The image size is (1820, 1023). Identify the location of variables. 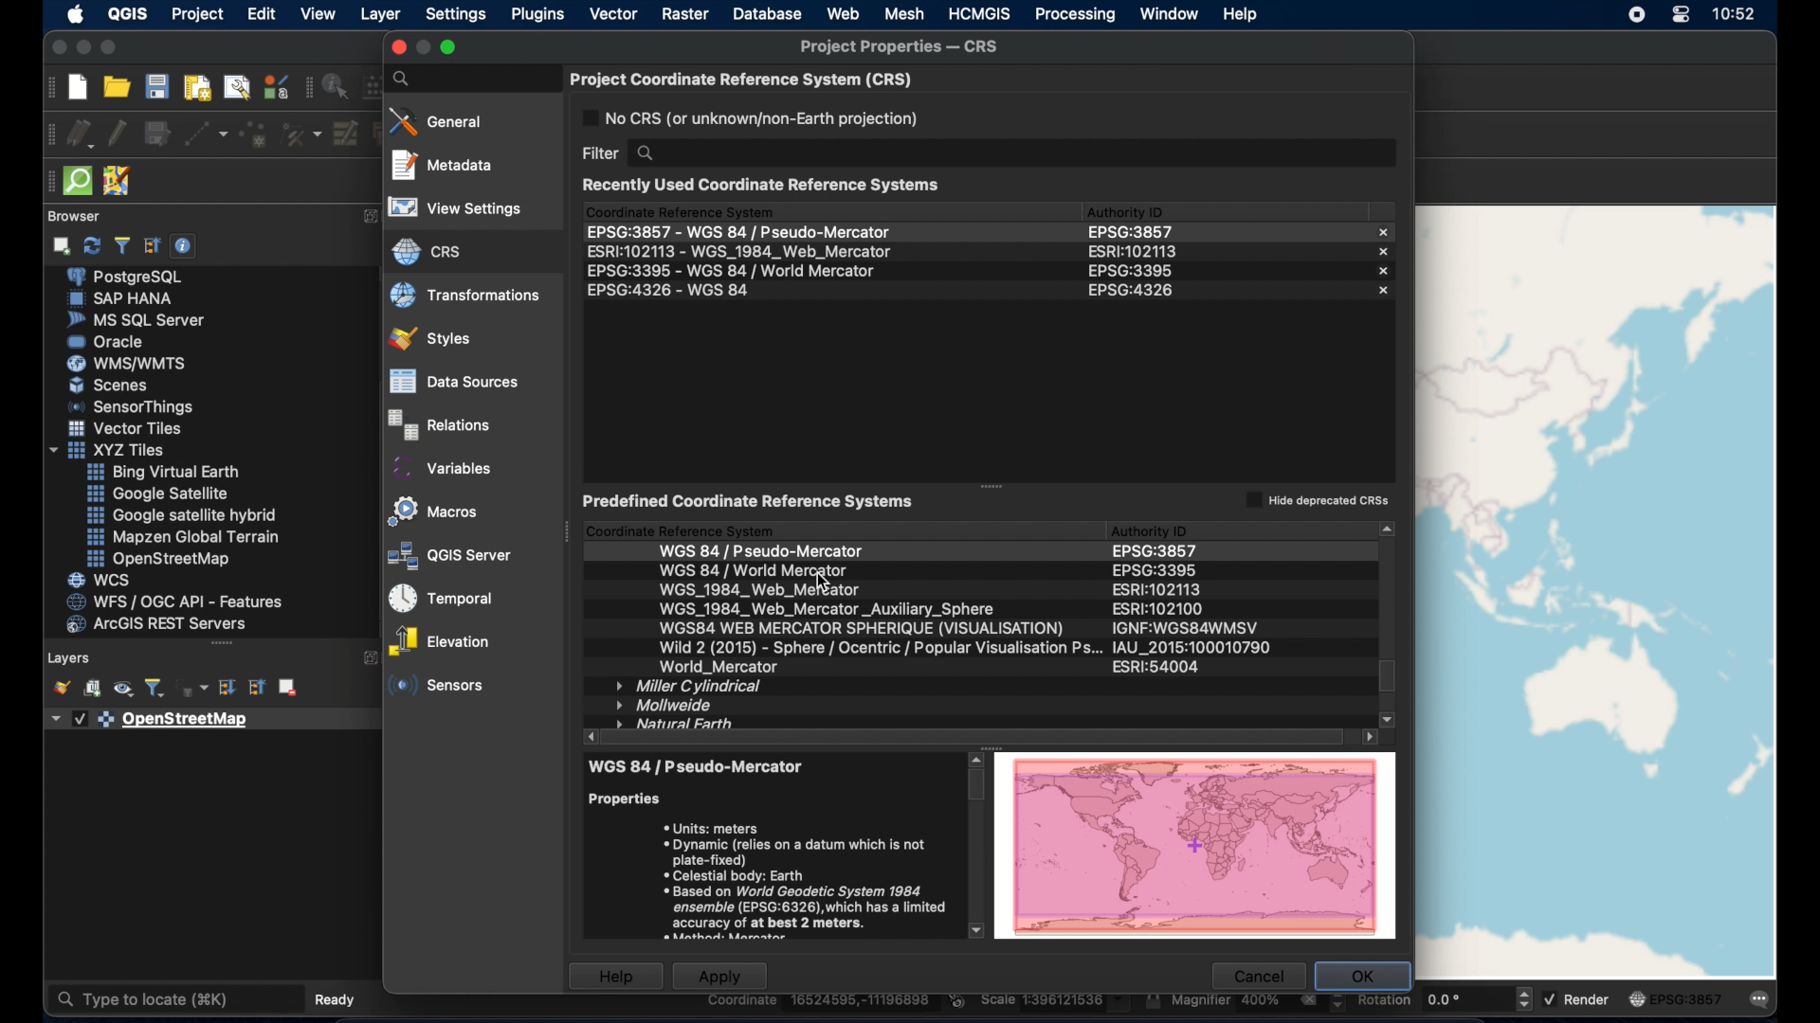
(444, 466).